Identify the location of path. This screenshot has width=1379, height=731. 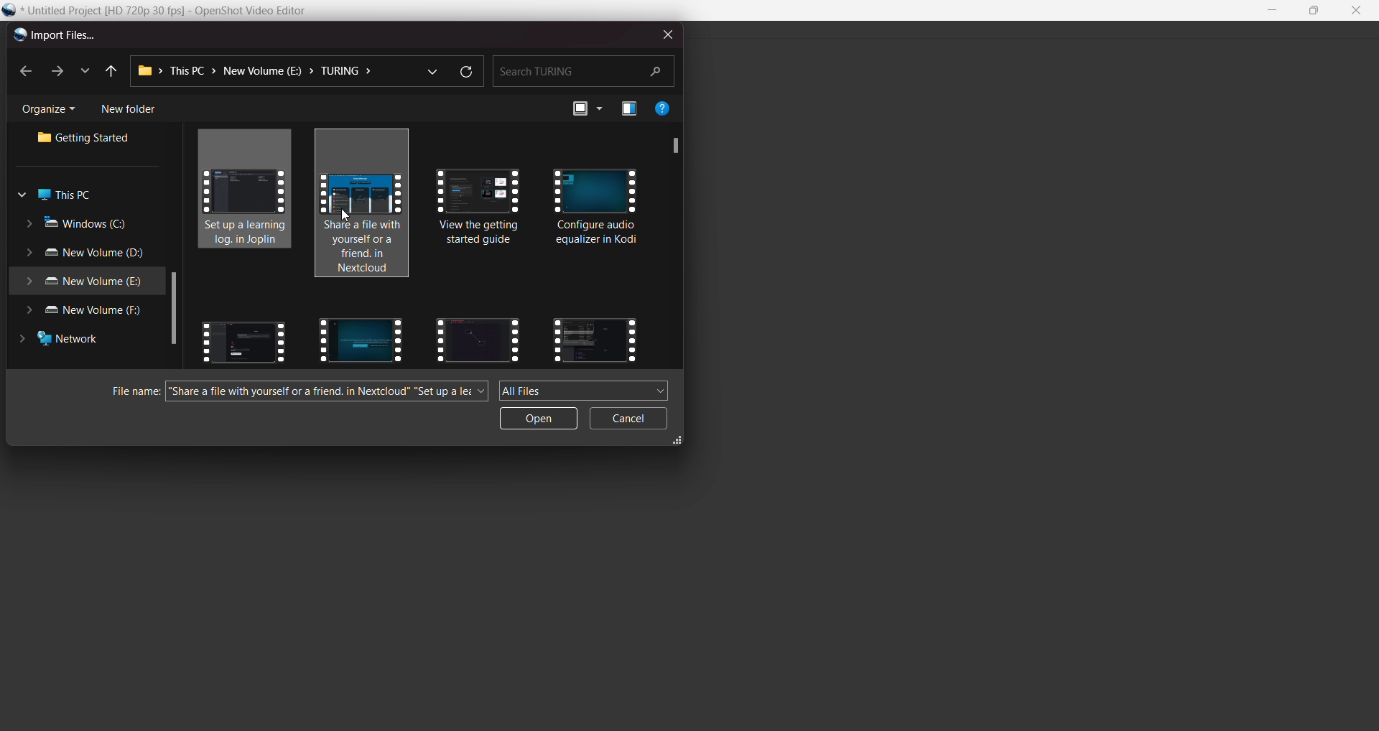
(260, 71).